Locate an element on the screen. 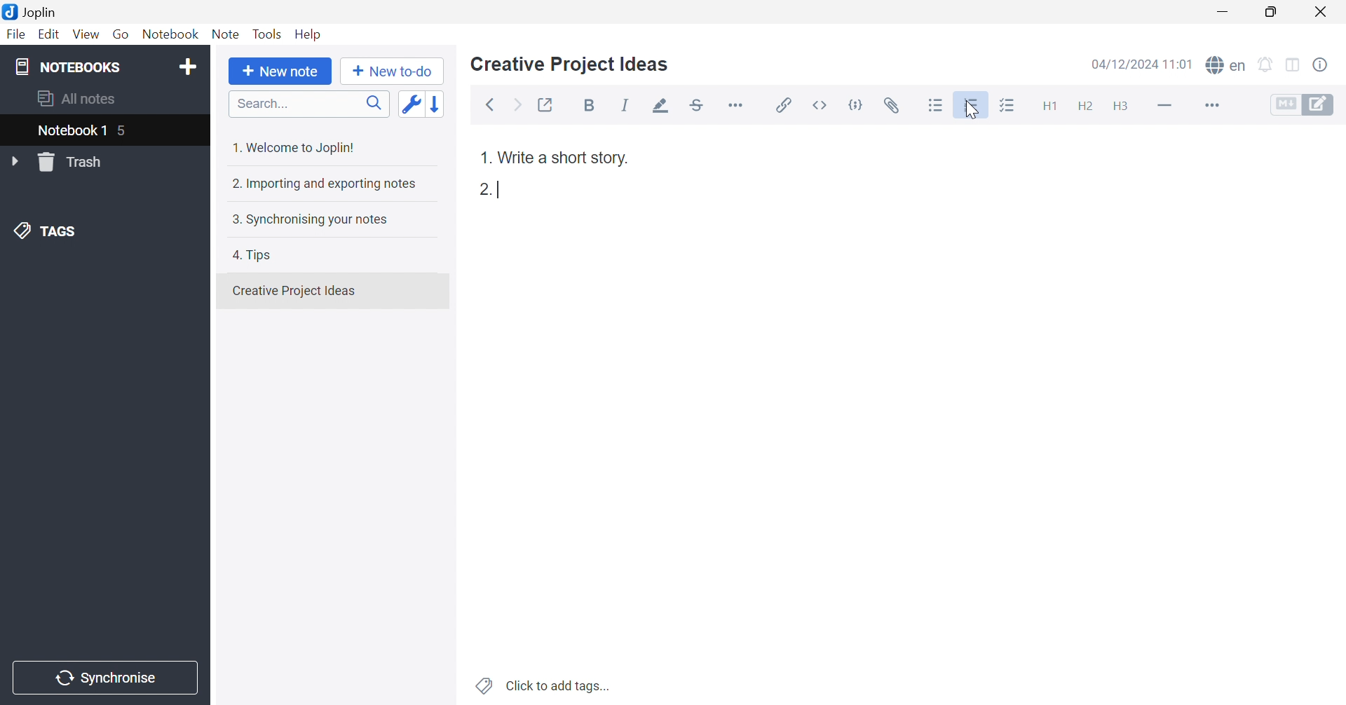 This screenshot has height=705, width=1346. Click to add tags is located at coordinates (541, 685).